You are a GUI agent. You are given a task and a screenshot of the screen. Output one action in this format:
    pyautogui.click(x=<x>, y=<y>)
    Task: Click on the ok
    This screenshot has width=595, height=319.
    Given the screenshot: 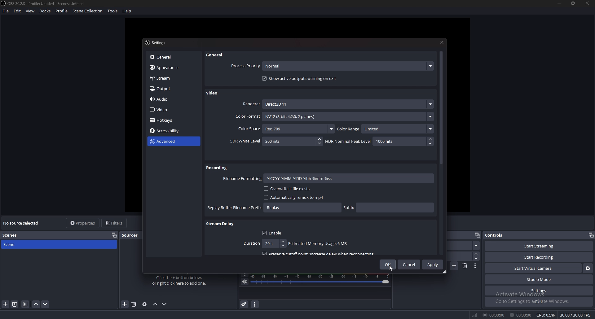 What is the action you would take?
    pyautogui.click(x=389, y=264)
    